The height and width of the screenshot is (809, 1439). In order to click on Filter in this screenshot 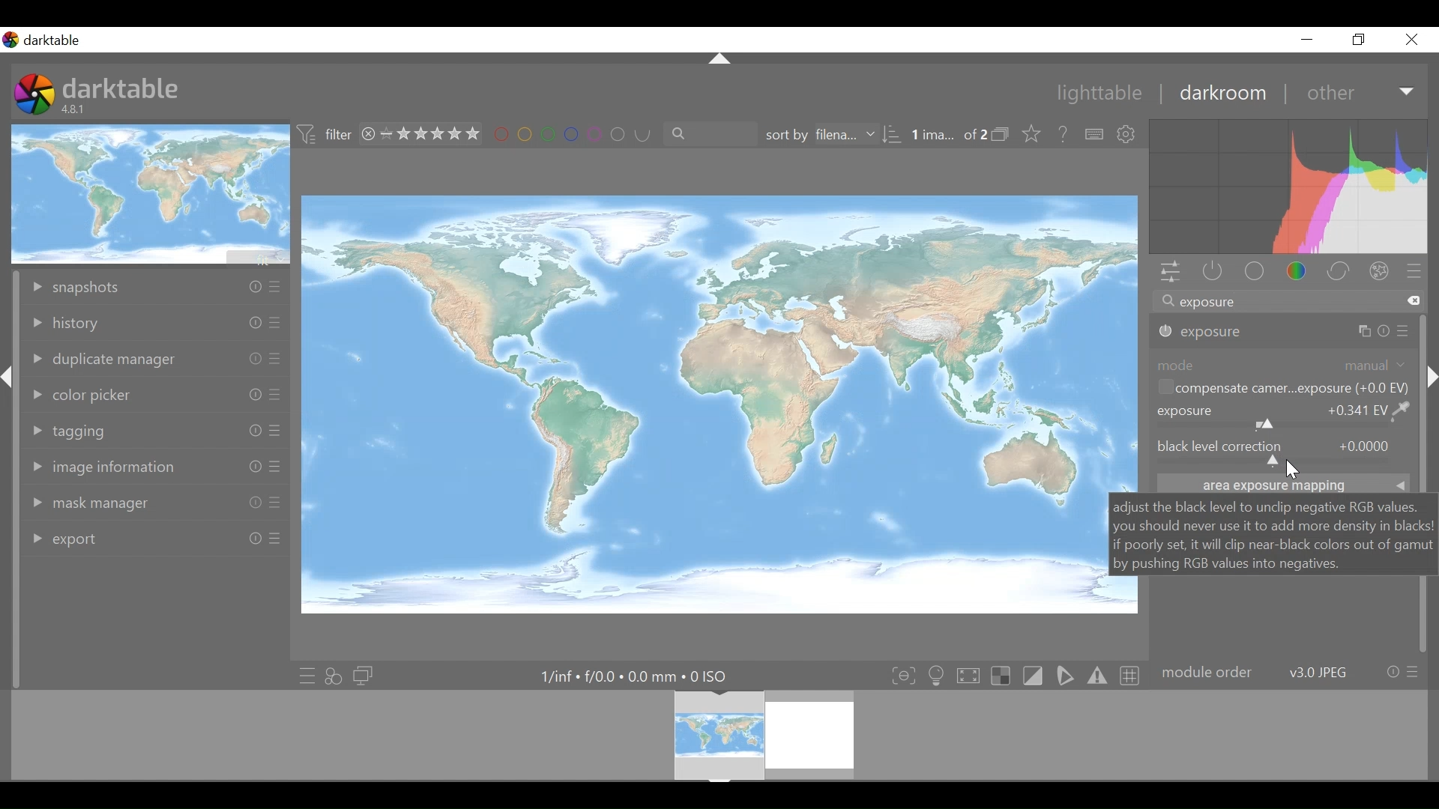, I will do `click(328, 136)`.